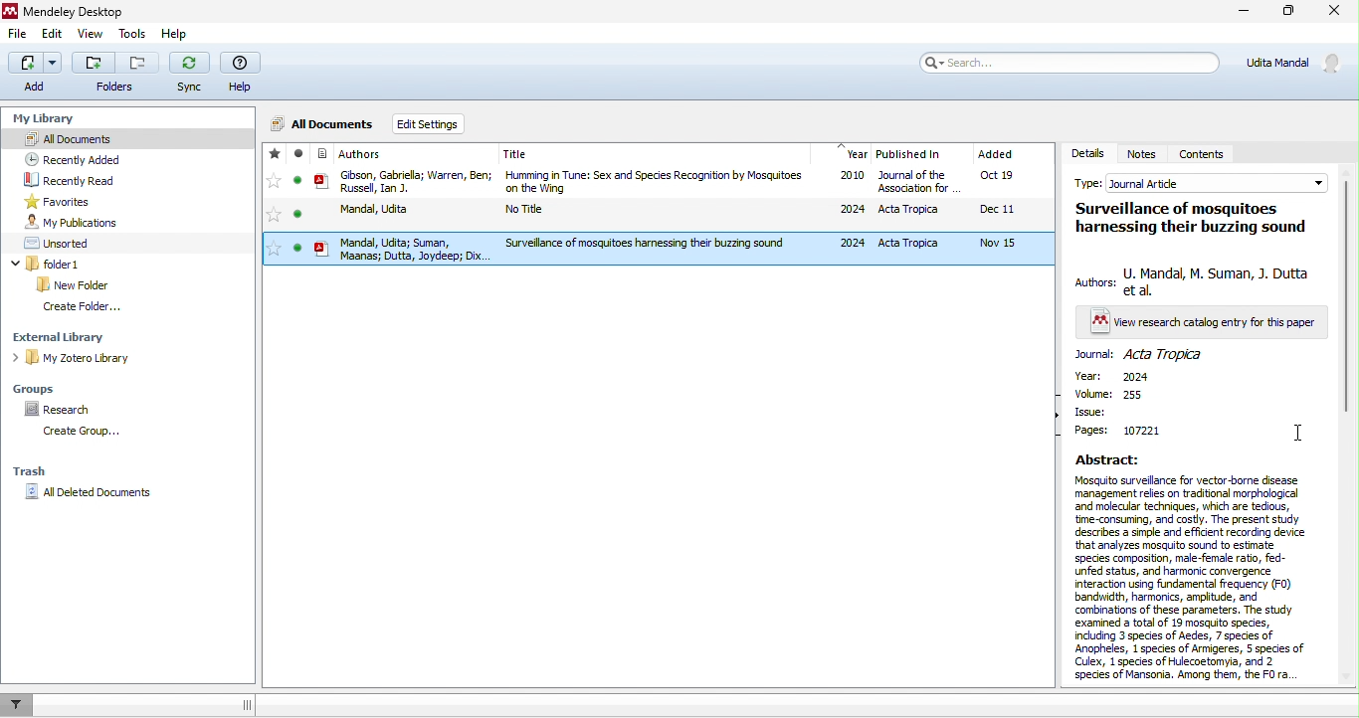  I want to click on folder 1, so click(49, 263).